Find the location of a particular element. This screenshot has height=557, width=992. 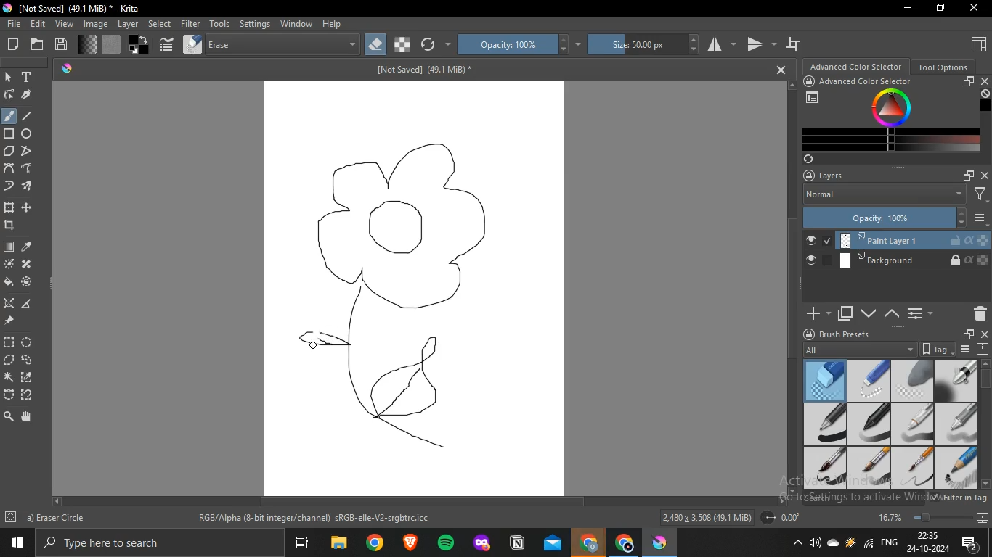

Filters is located at coordinates (981, 195).